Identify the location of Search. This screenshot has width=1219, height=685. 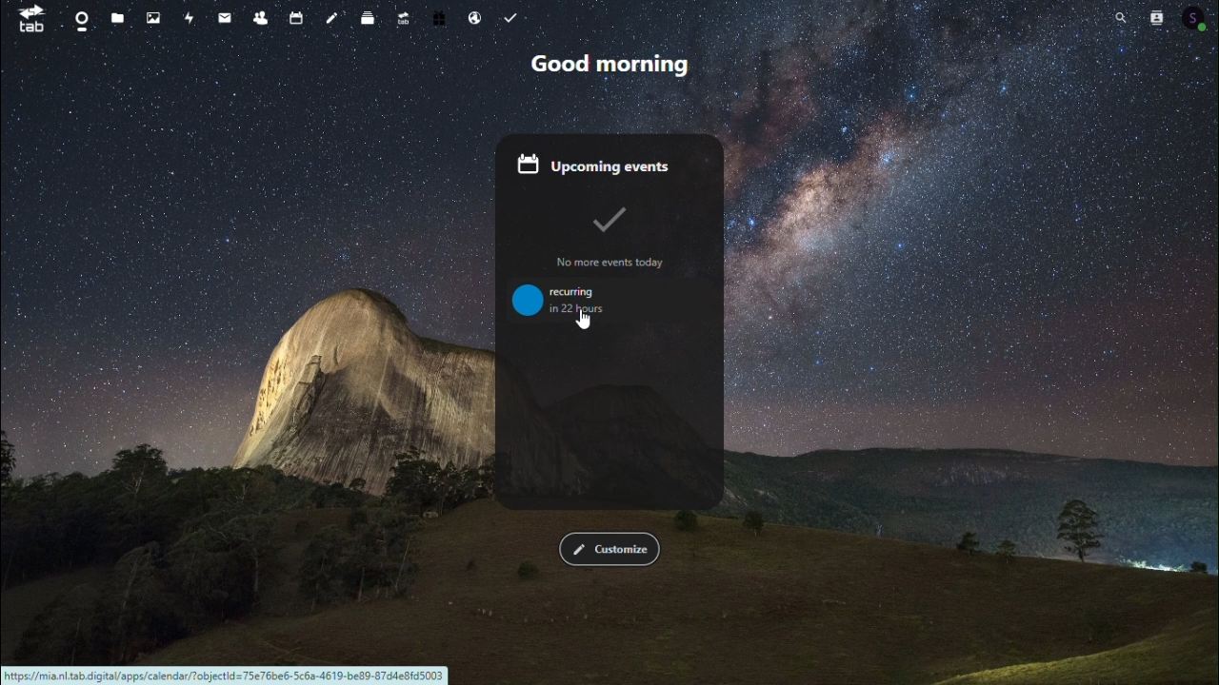
(1119, 14).